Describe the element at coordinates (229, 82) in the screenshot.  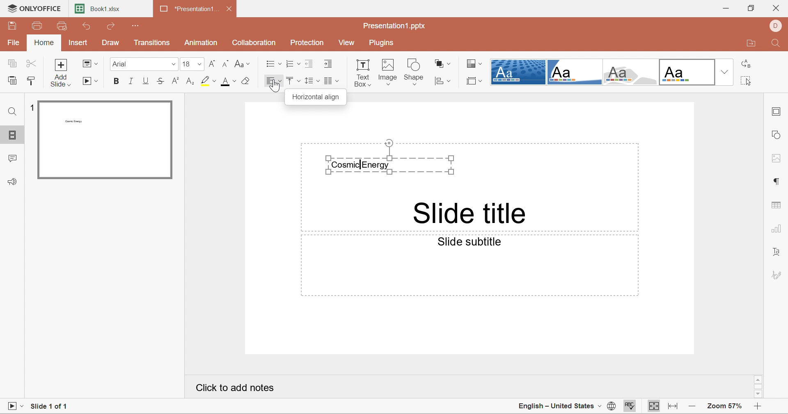
I see `Font color` at that location.